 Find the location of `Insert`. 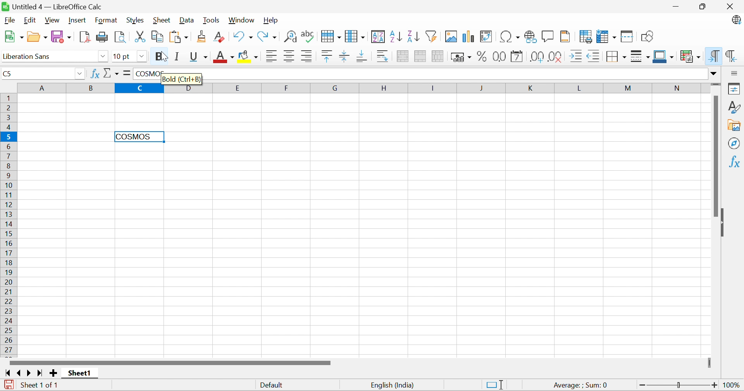

Insert is located at coordinates (78, 20).